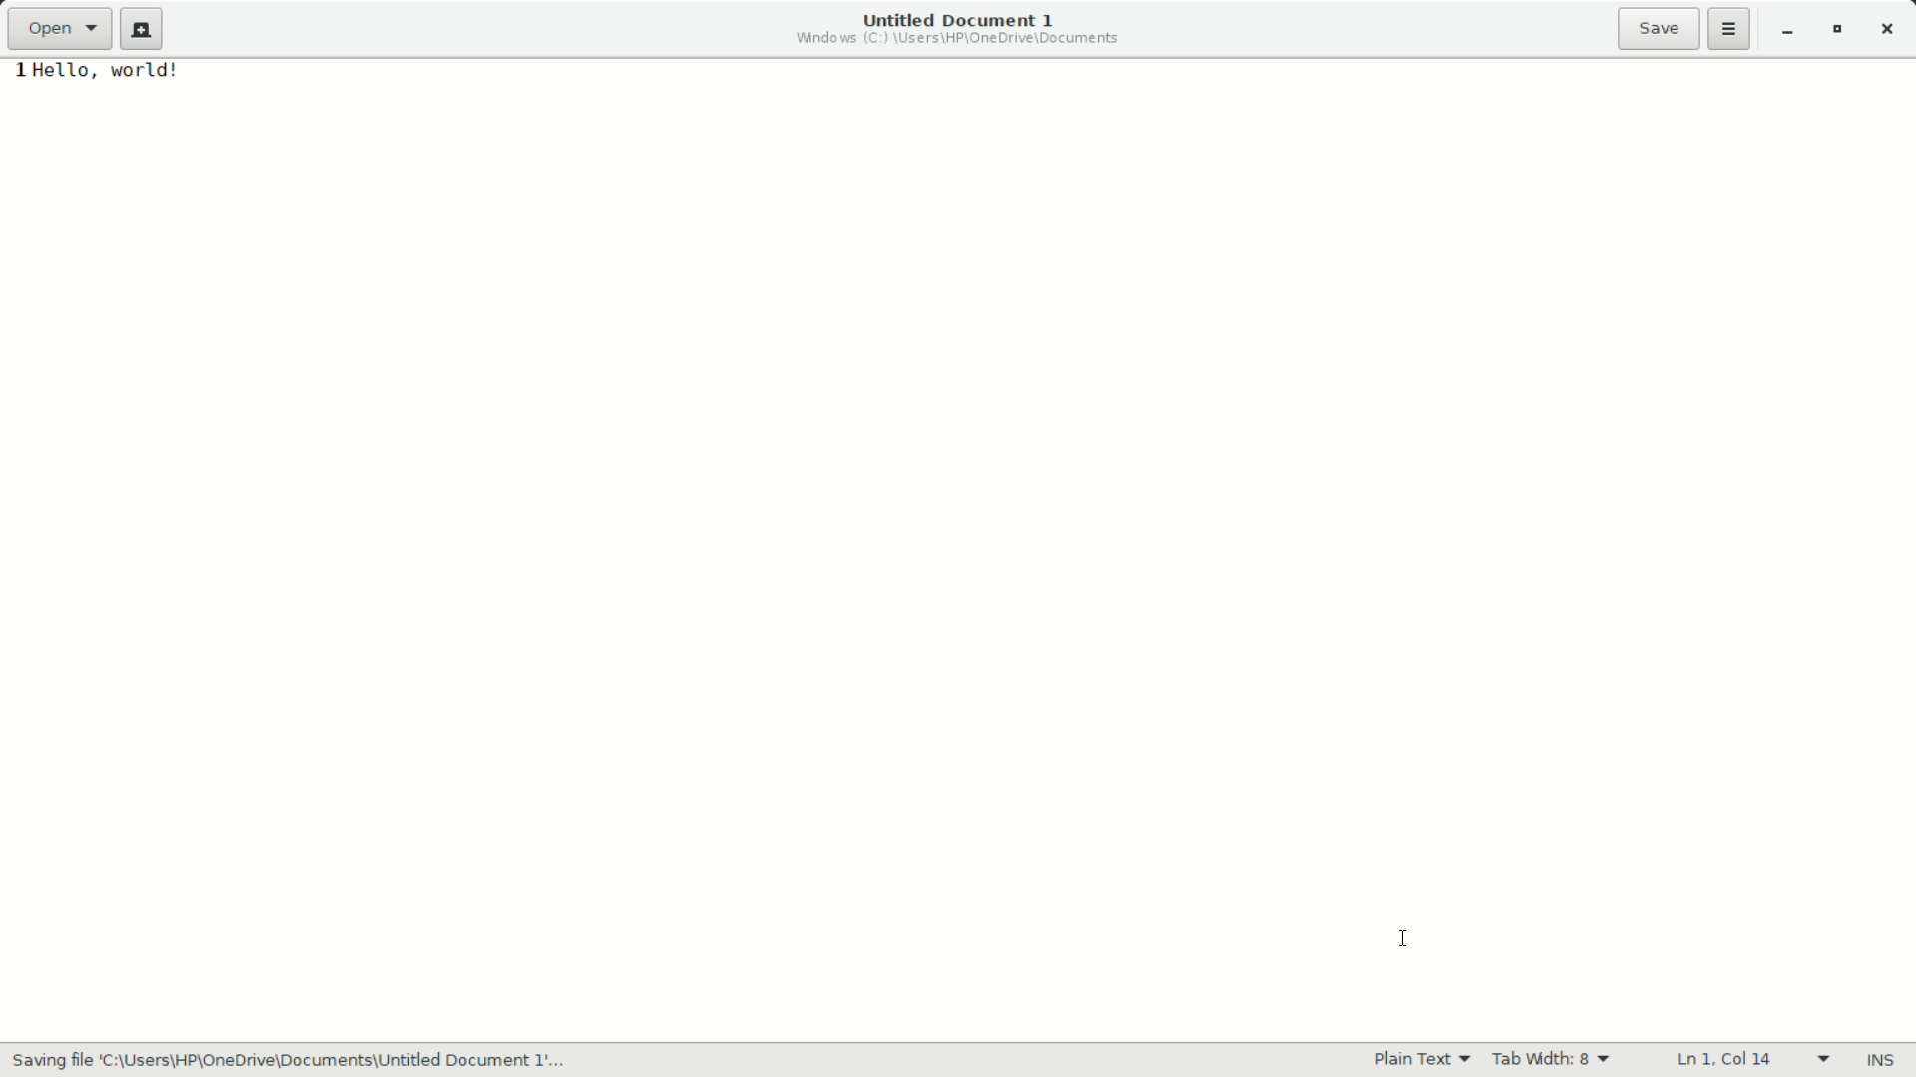 The height and width of the screenshot is (1077, 1916). I want to click on Hello, world!, so click(125, 76).